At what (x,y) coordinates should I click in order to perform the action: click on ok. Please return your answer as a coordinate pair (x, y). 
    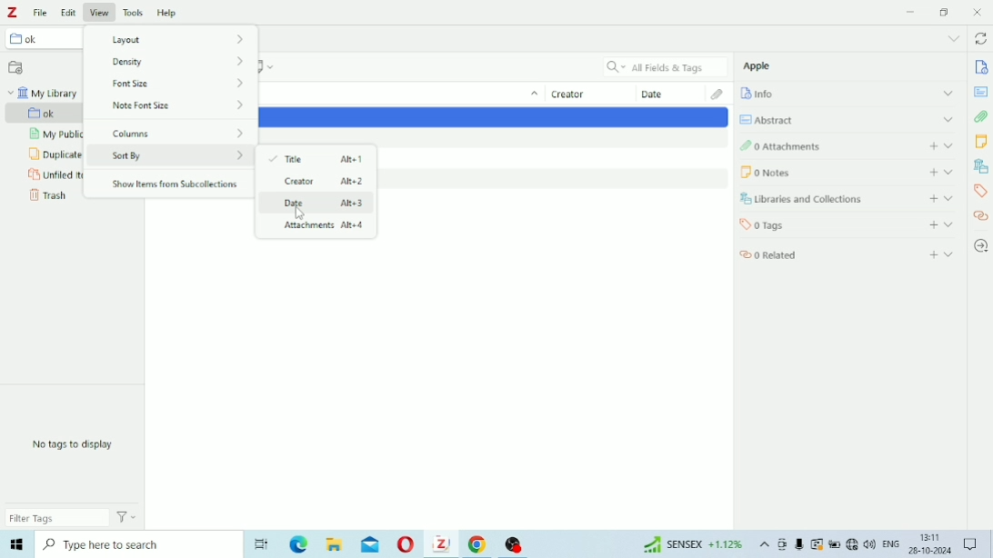
    Looking at the image, I should click on (42, 40).